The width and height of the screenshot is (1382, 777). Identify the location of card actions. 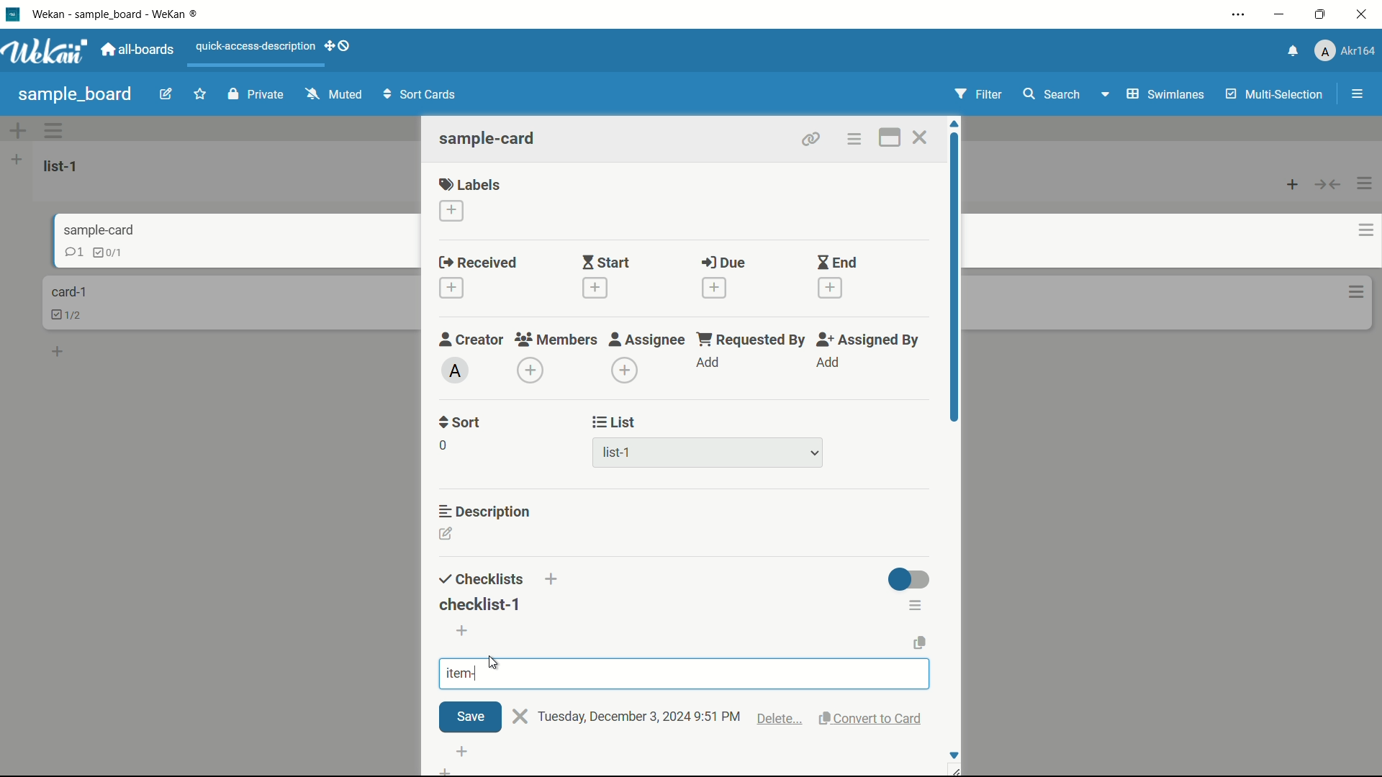
(854, 139).